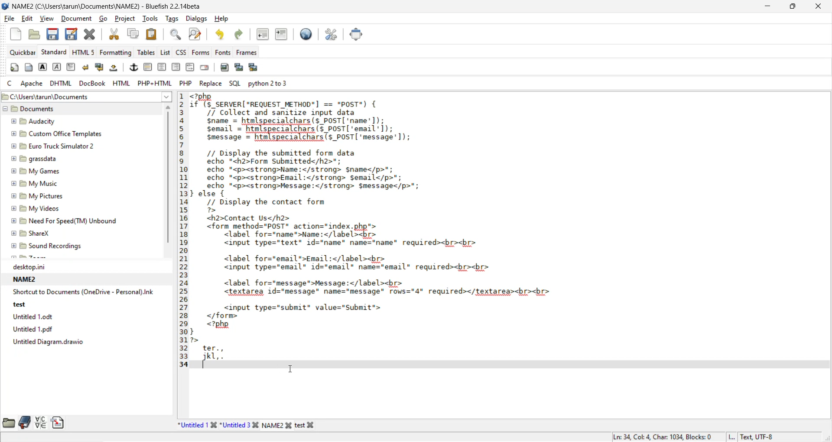  What do you see at coordinates (195, 34) in the screenshot?
I see `find and replace` at bounding box center [195, 34].